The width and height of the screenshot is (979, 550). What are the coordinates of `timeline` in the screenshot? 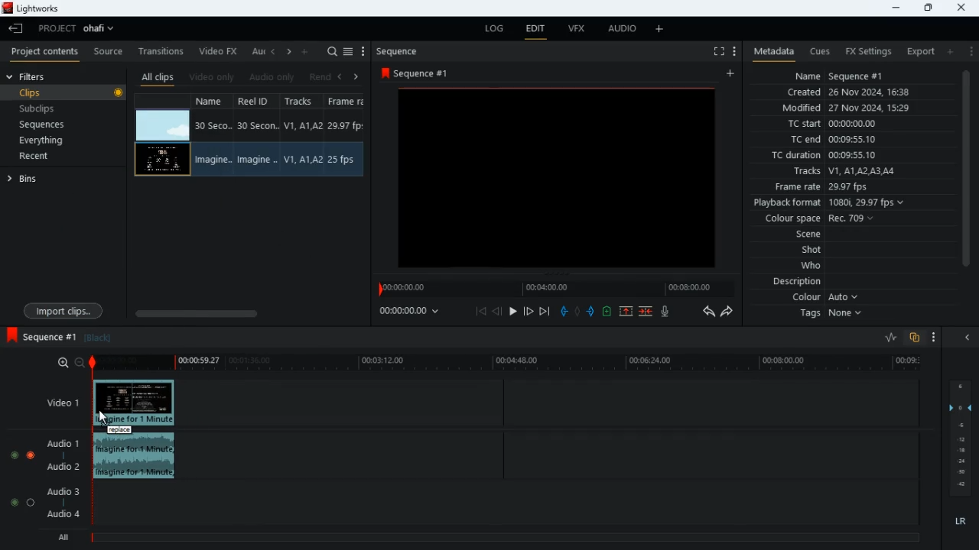 It's located at (511, 364).